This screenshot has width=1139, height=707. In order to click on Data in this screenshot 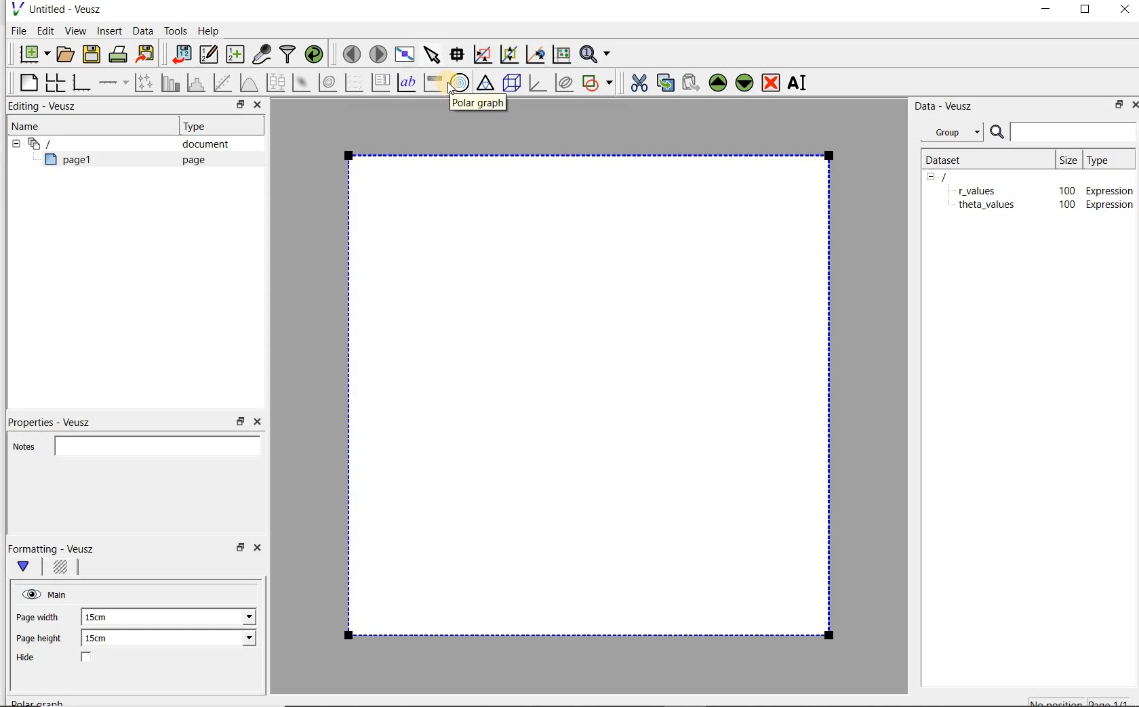, I will do `click(144, 30)`.